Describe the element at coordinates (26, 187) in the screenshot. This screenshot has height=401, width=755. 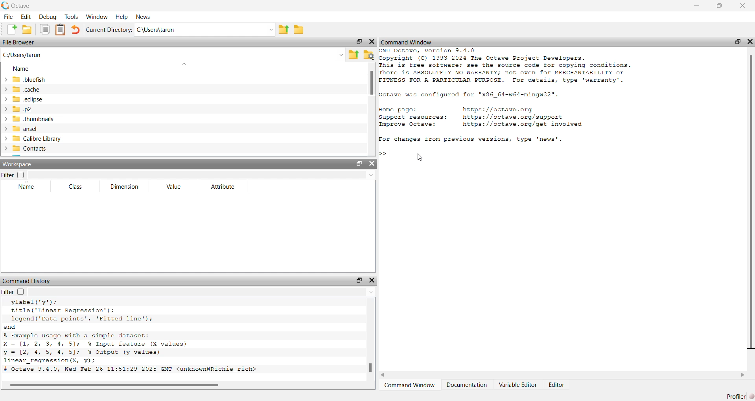
I see `name` at that location.